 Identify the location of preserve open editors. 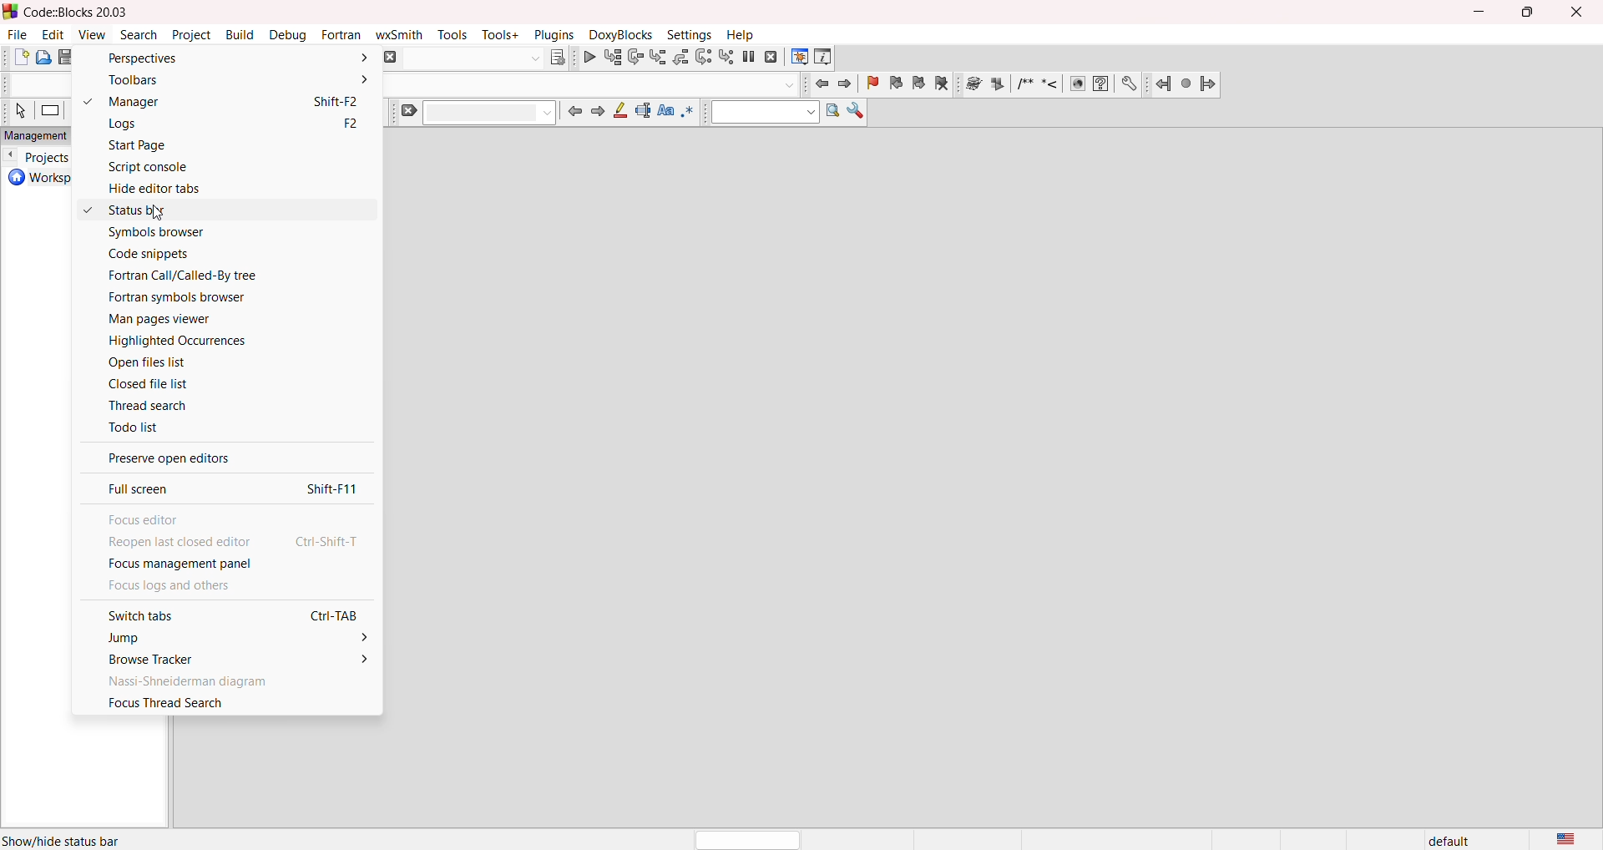
(223, 456).